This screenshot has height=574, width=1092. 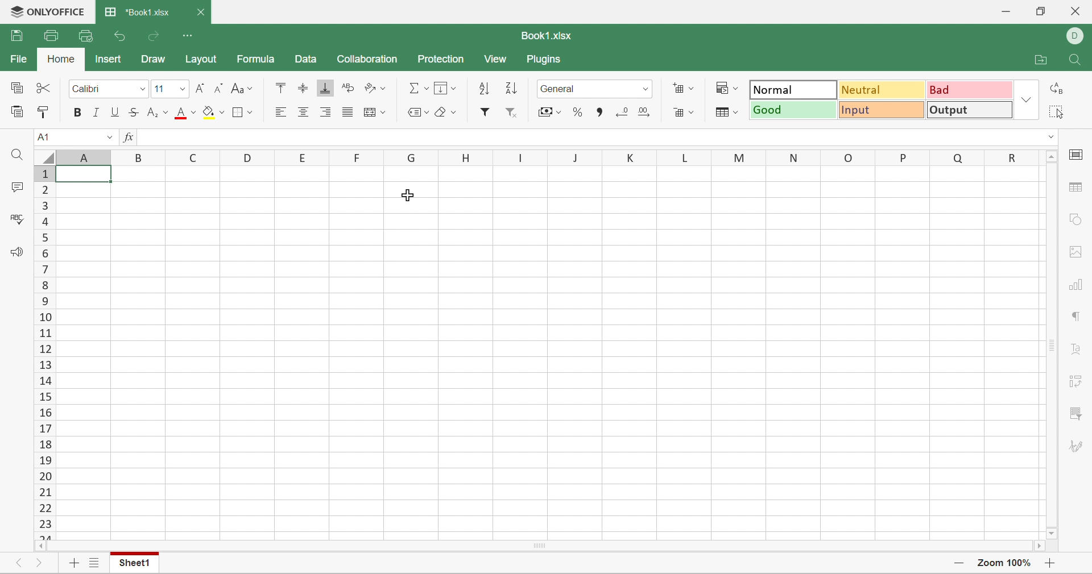 I want to click on Align Right, so click(x=325, y=113).